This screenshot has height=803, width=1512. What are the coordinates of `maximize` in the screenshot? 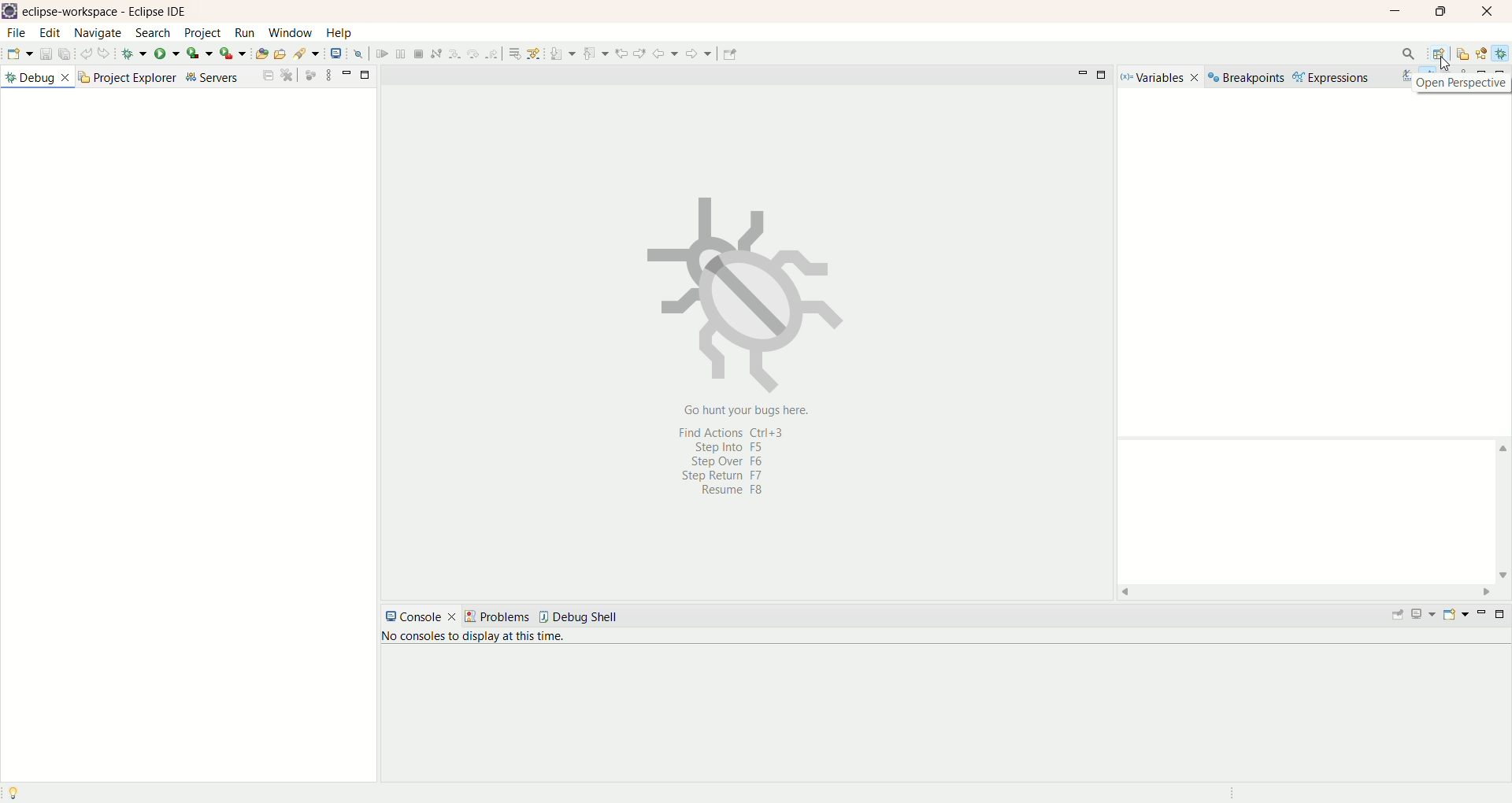 It's located at (1104, 77).